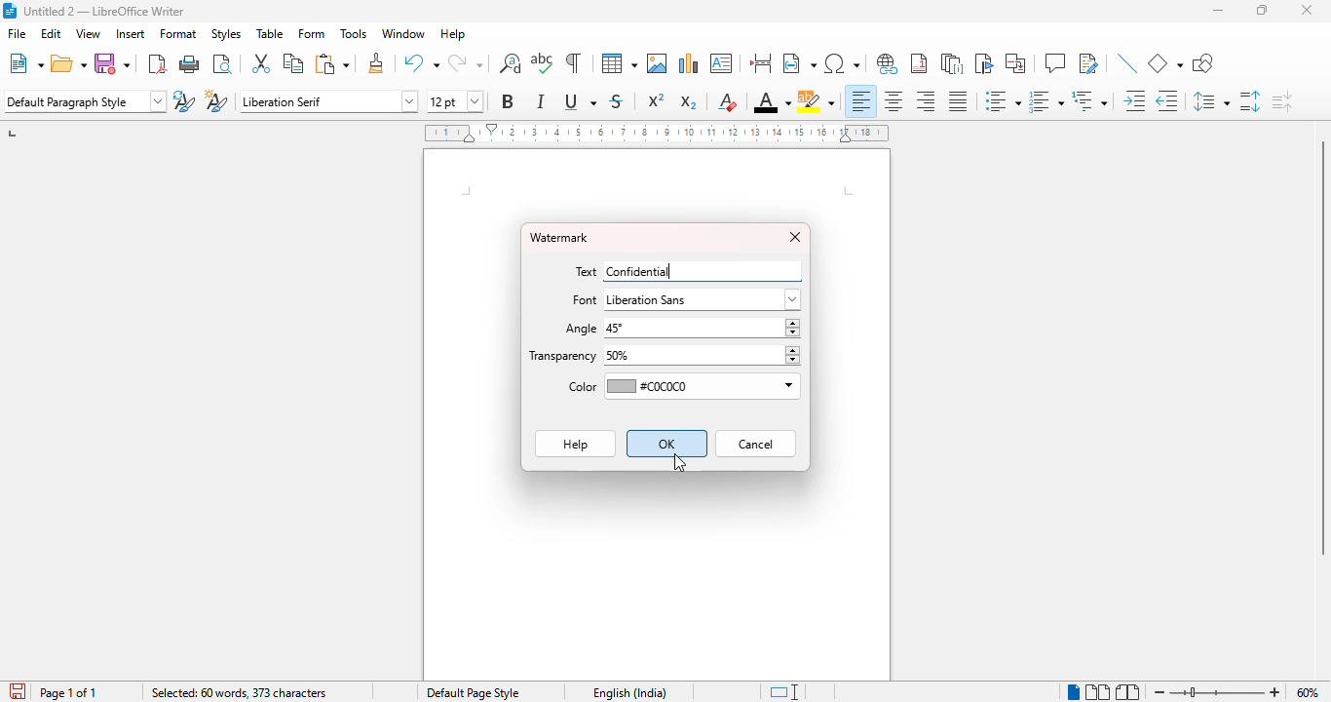 This screenshot has width=1331, height=702. I want to click on insert chart, so click(689, 62).